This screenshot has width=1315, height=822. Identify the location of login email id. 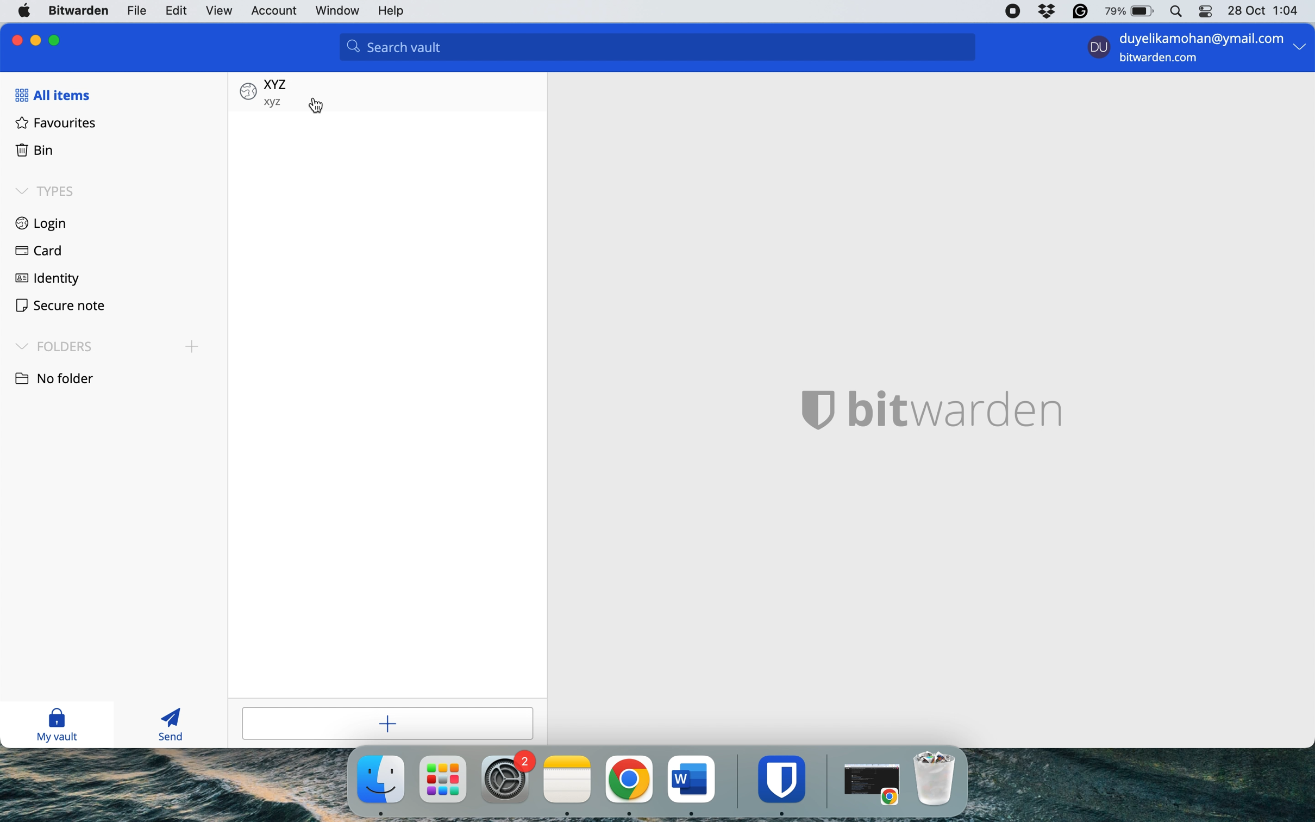
(1197, 36).